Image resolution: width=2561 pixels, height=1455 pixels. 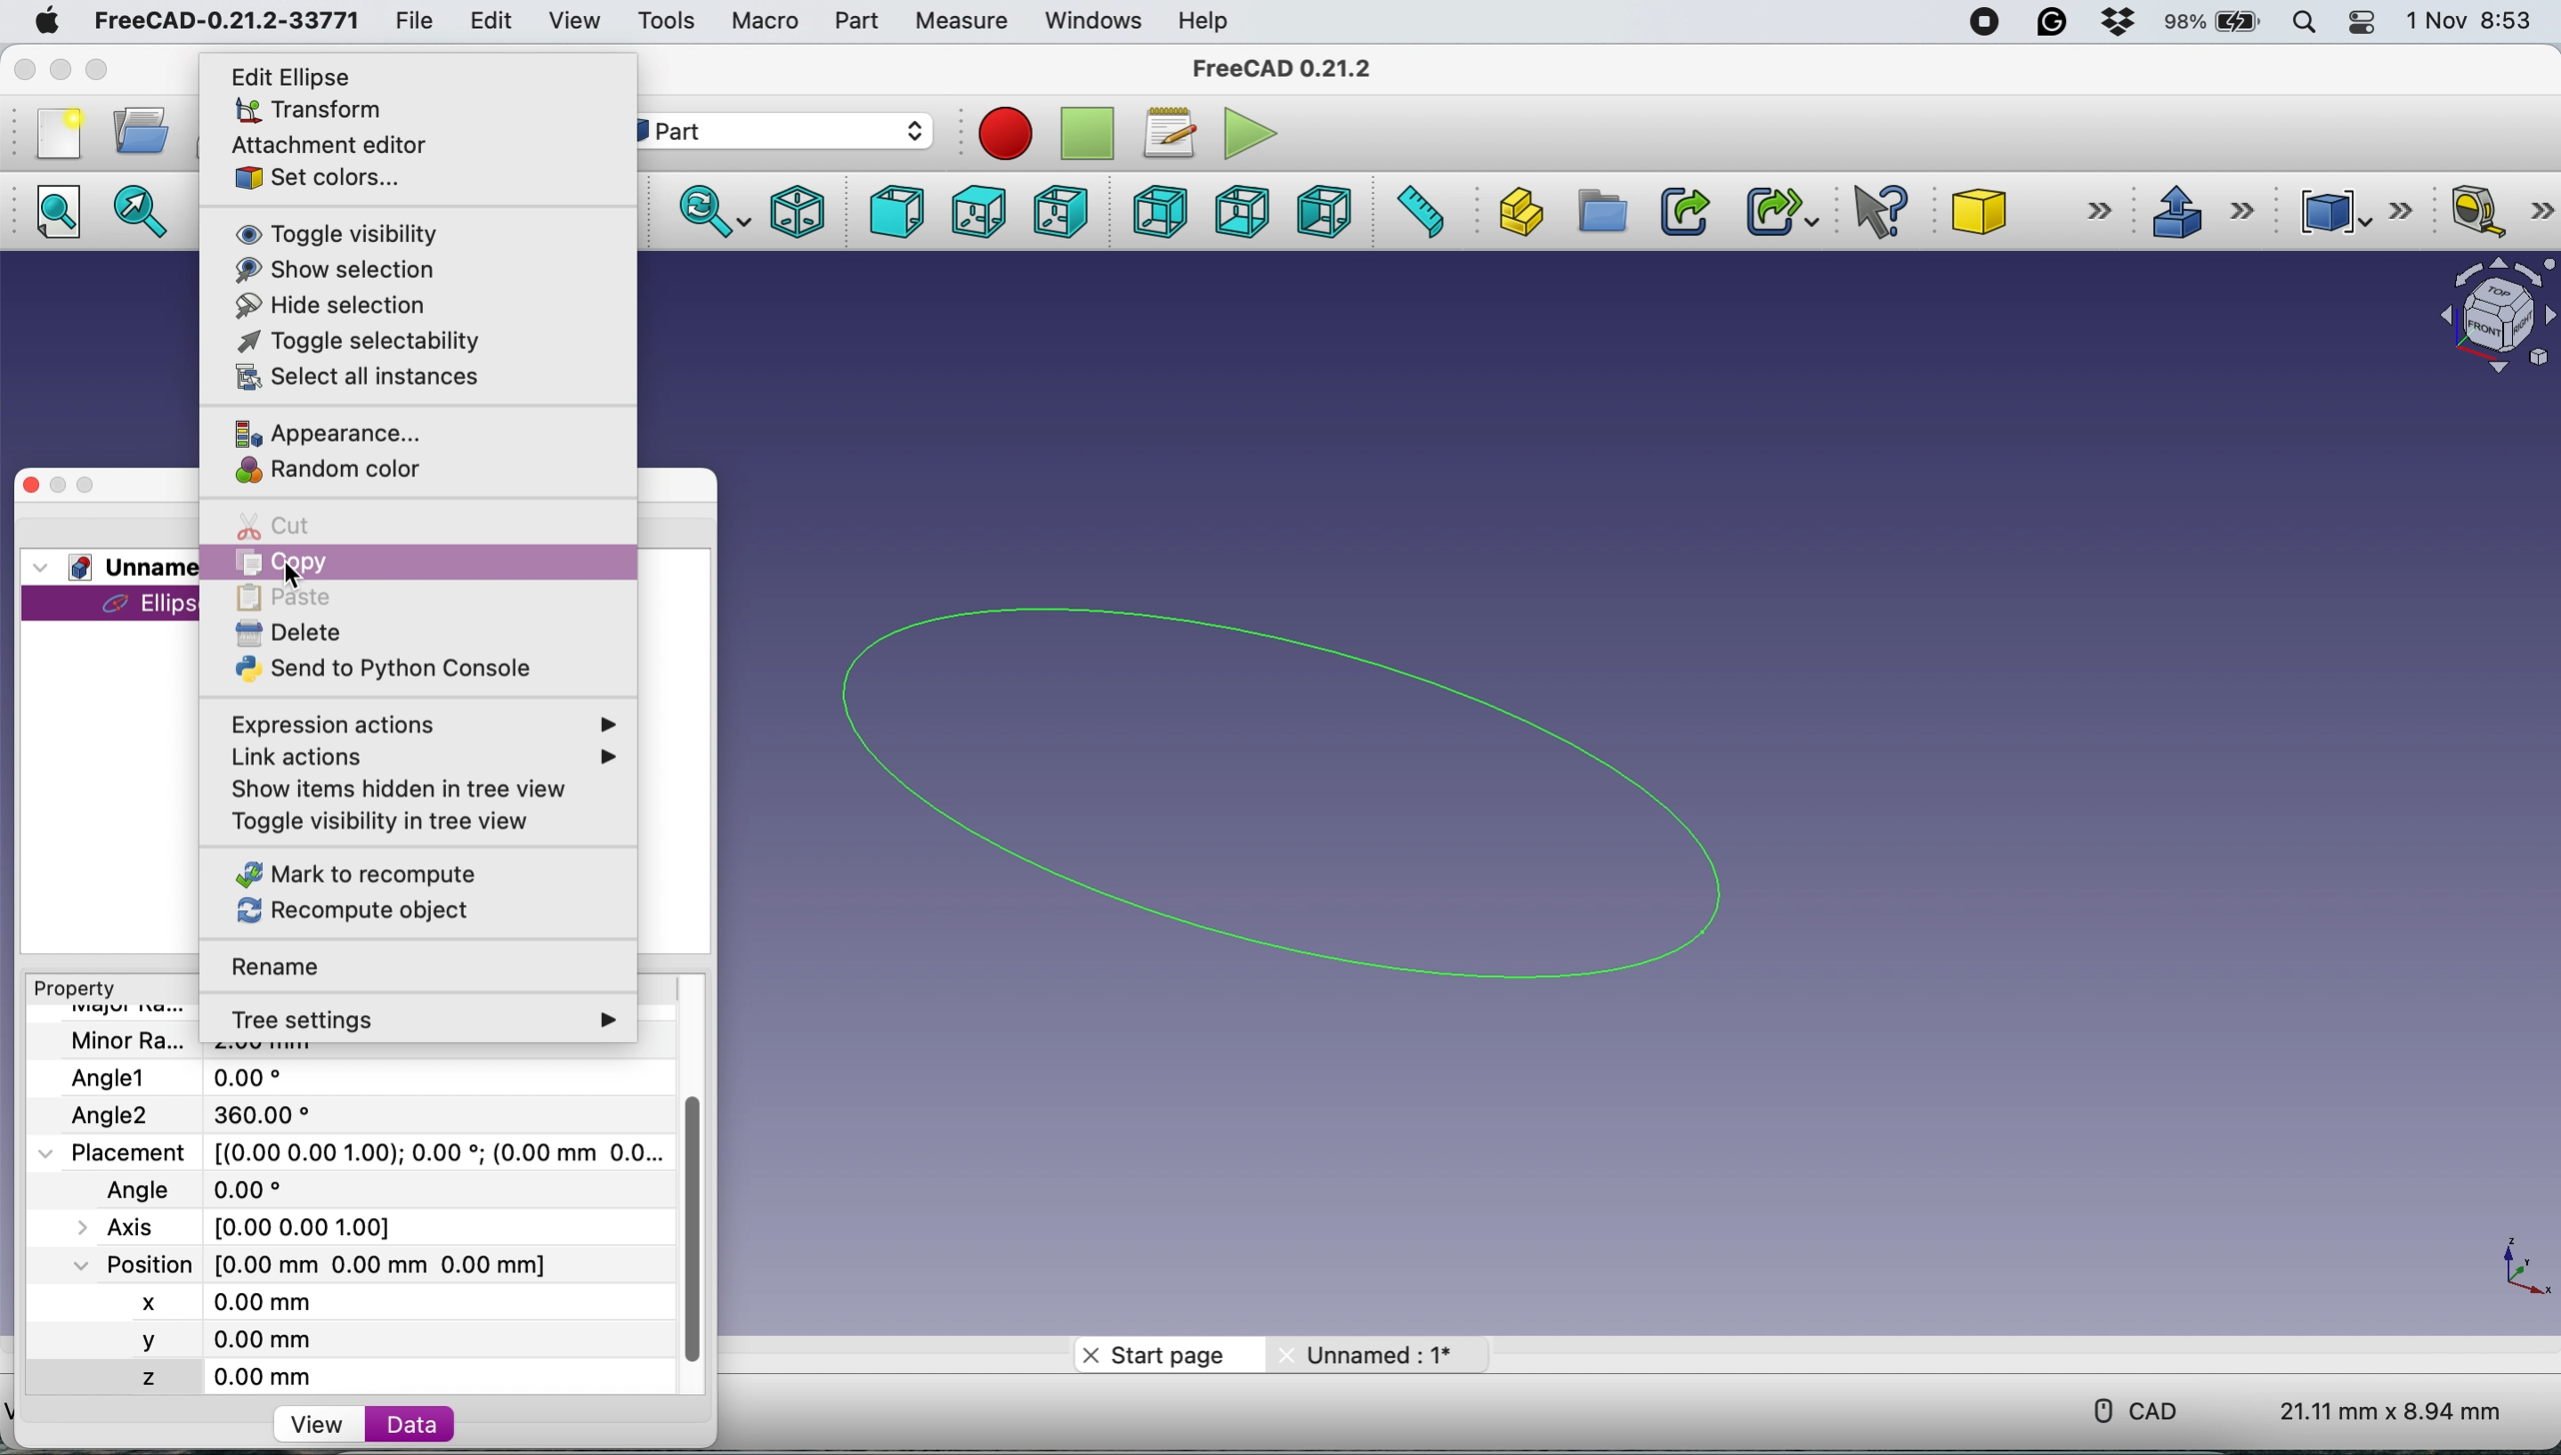 I want to click on bottom, so click(x=1240, y=213).